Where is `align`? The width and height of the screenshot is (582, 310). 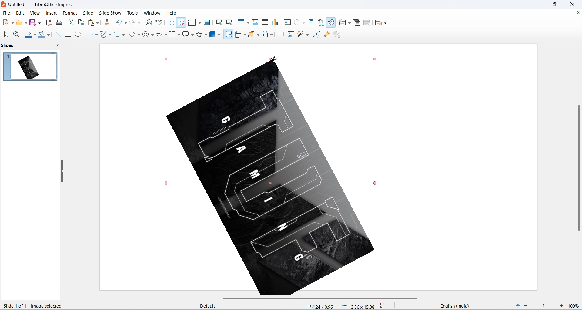
align is located at coordinates (239, 35).